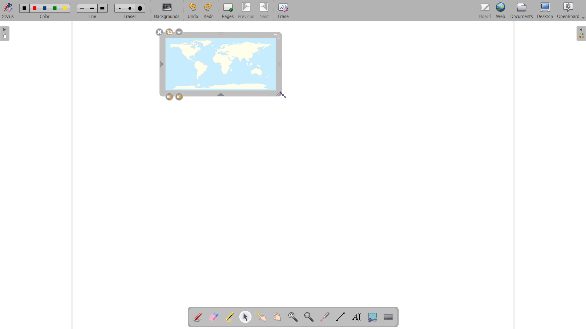 This screenshot has width=586, height=329. Describe the element at coordinates (221, 34) in the screenshot. I see `resize` at that location.